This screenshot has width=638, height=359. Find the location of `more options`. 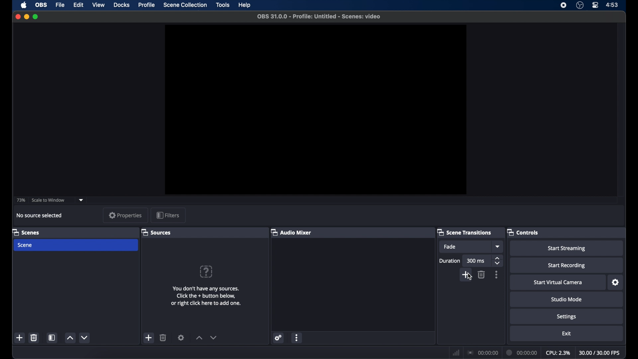

more options is located at coordinates (297, 338).